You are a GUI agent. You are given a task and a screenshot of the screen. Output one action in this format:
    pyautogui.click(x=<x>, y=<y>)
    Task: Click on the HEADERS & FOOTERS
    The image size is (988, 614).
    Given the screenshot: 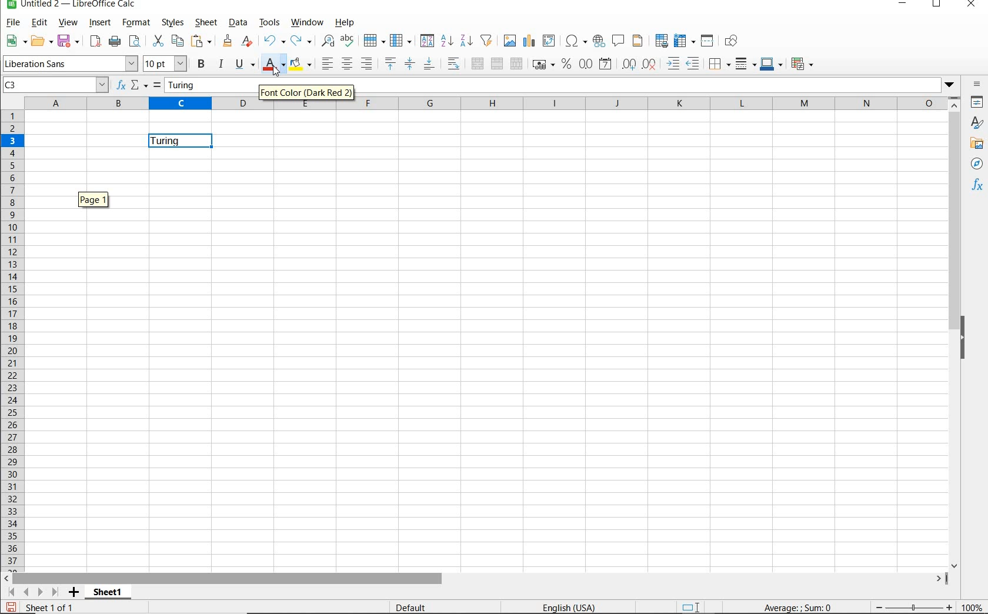 What is the action you would take?
    pyautogui.click(x=637, y=41)
    